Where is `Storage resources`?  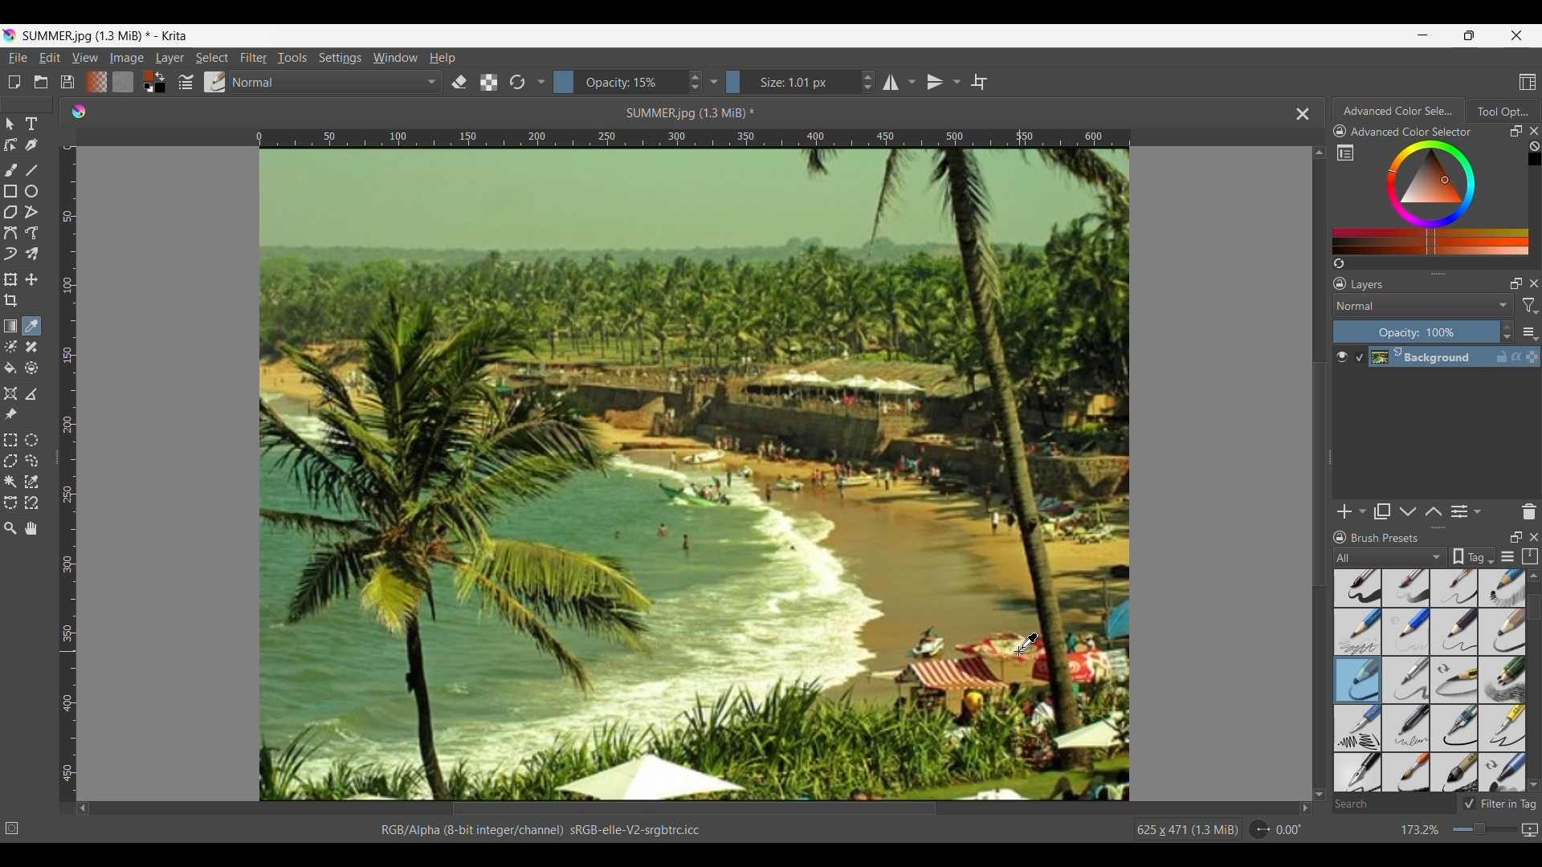
Storage resources is located at coordinates (1530, 556).